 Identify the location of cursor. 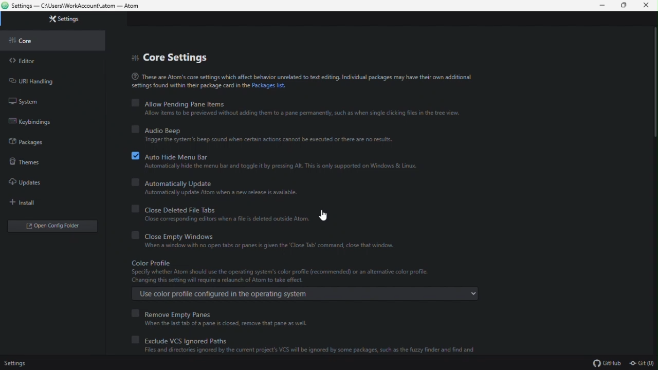
(324, 217).